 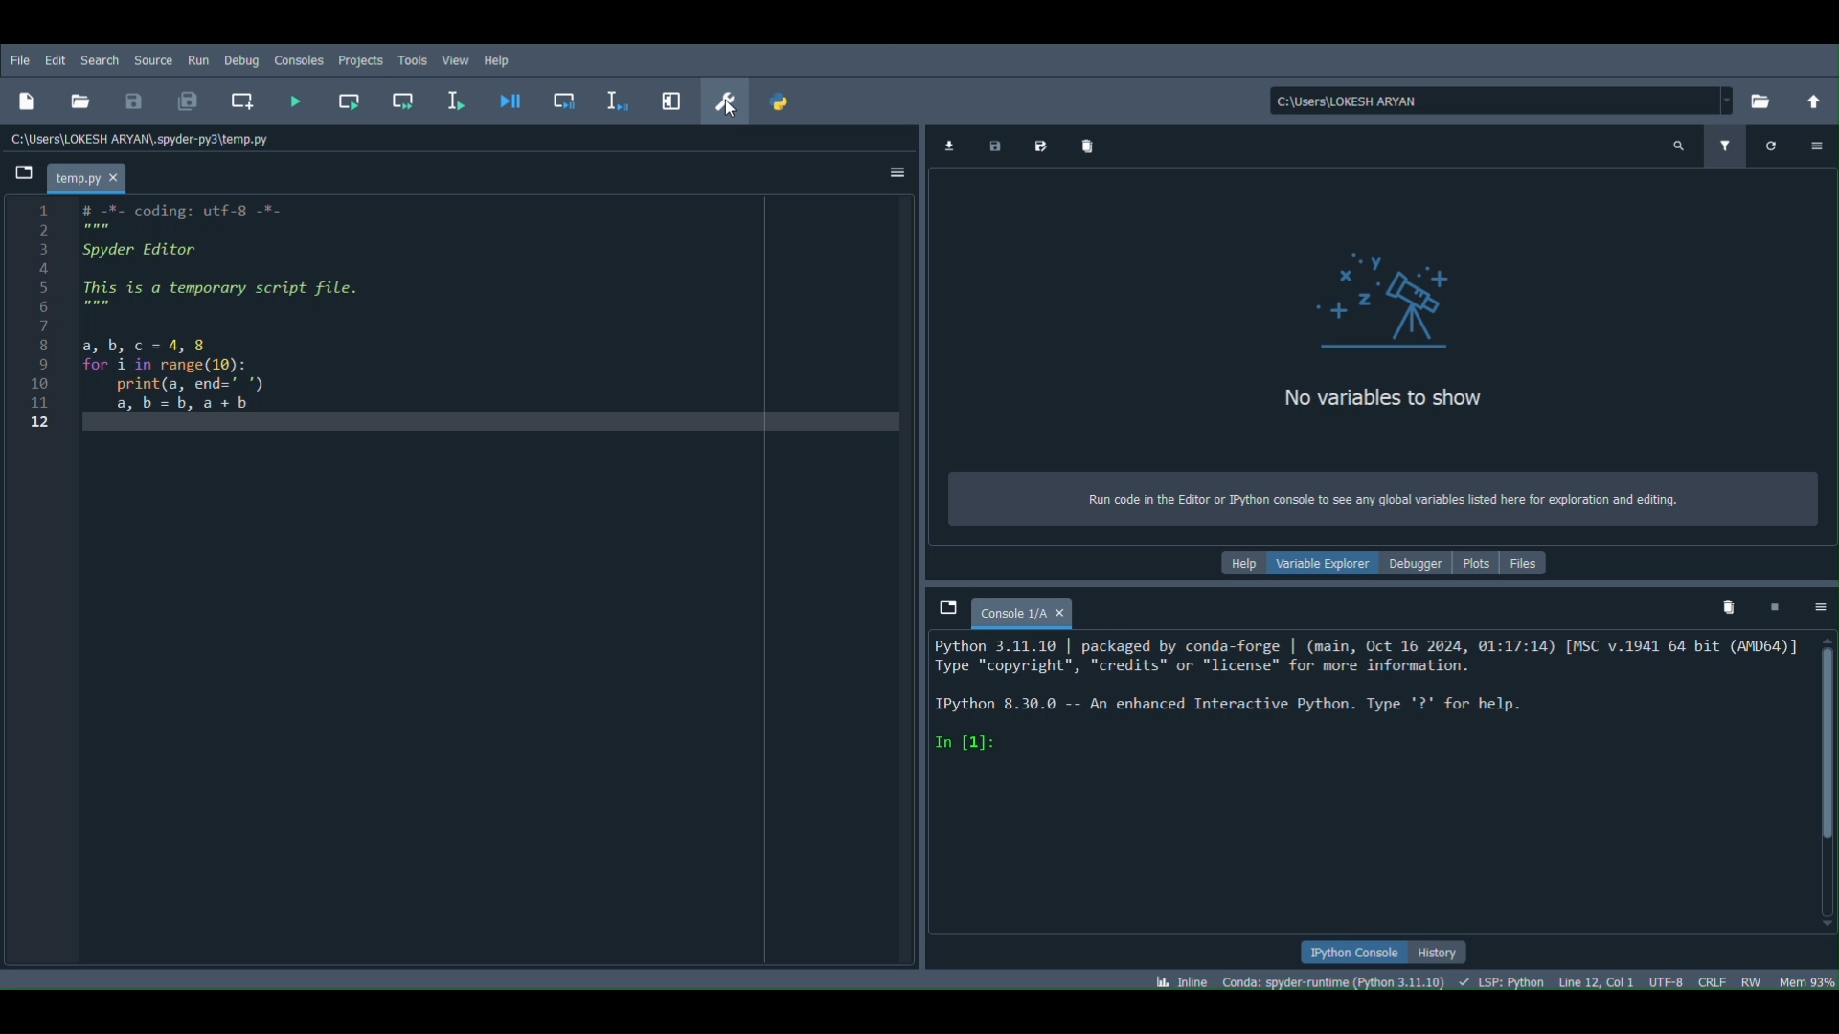 I want to click on Scrollbar, so click(x=1828, y=782).